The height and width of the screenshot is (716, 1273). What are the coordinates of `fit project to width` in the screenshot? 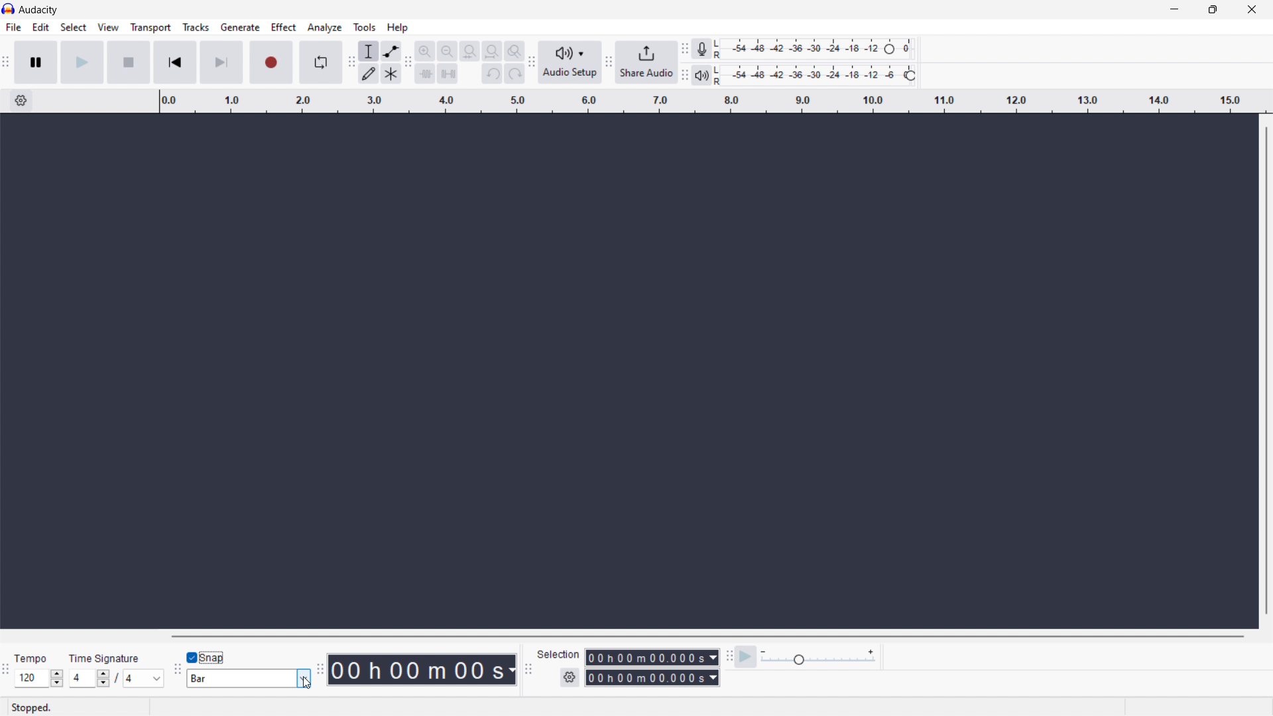 It's located at (492, 51).